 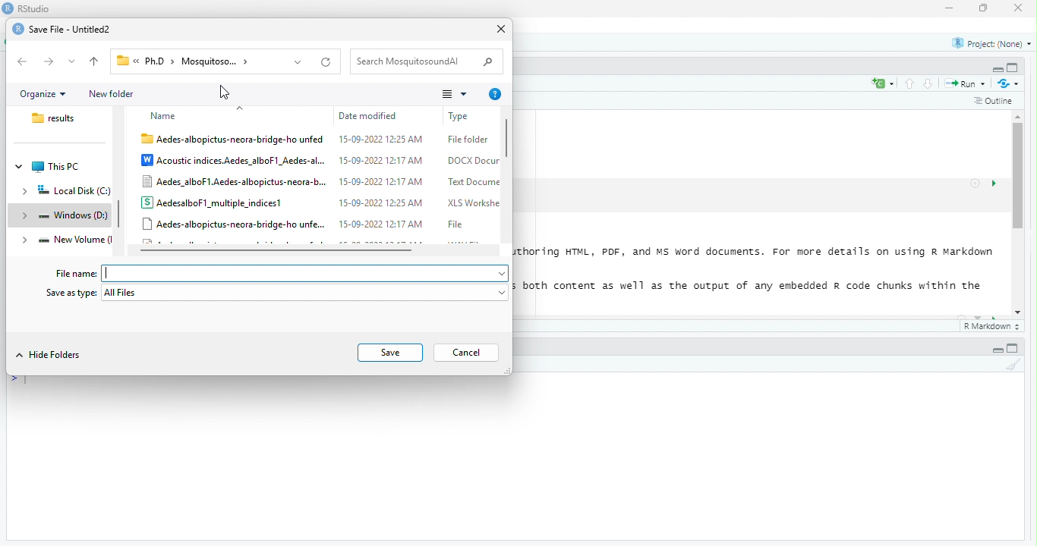 What do you see at coordinates (299, 293) in the screenshot?
I see `All Files` at bounding box center [299, 293].